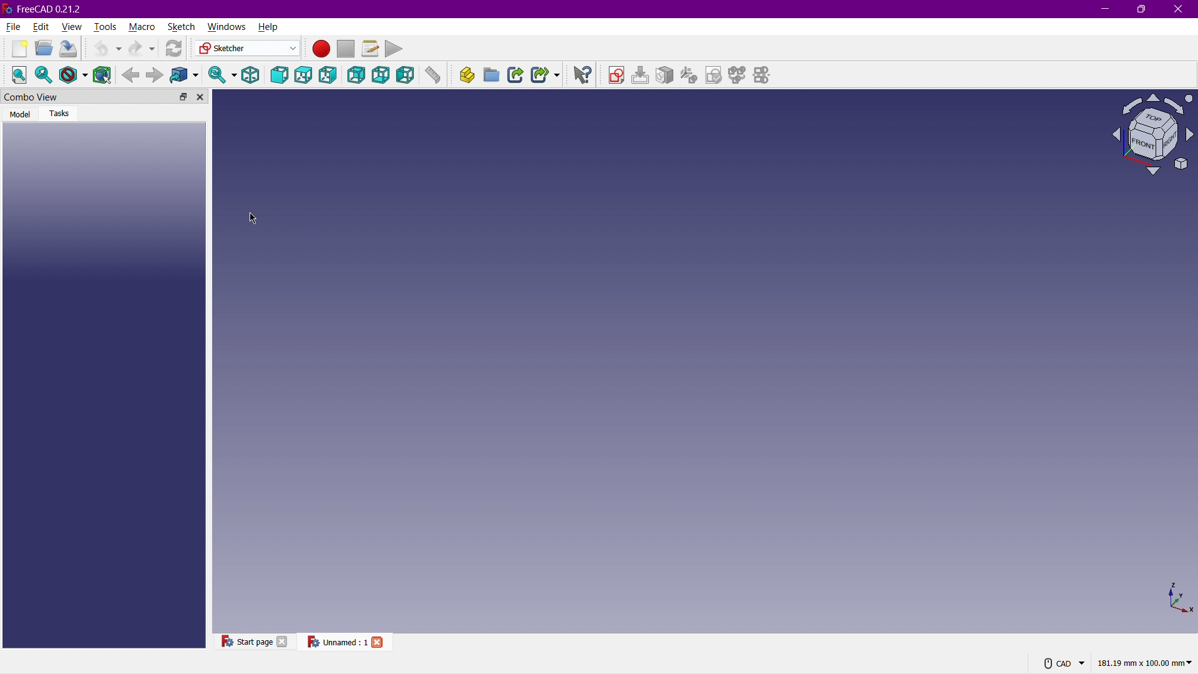  What do you see at coordinates (42, 25) in the screenshot?
I see `Edit` at bounding box center [42, 25].